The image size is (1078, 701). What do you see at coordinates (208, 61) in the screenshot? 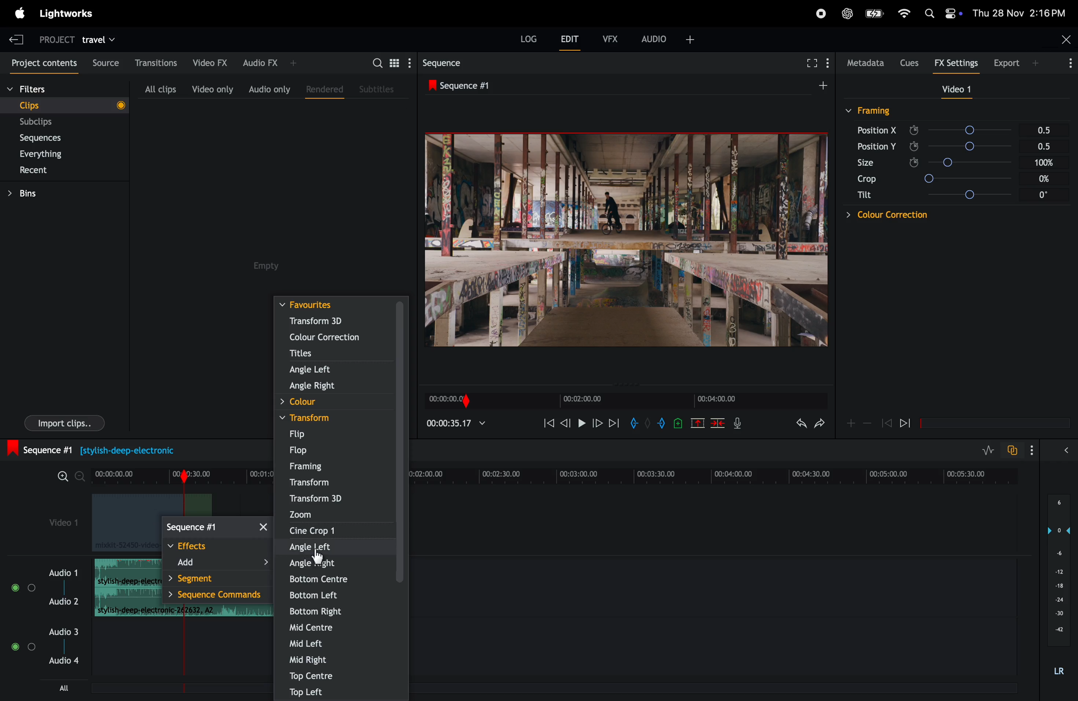
I see `video fx` at bounding box center [208, 61].